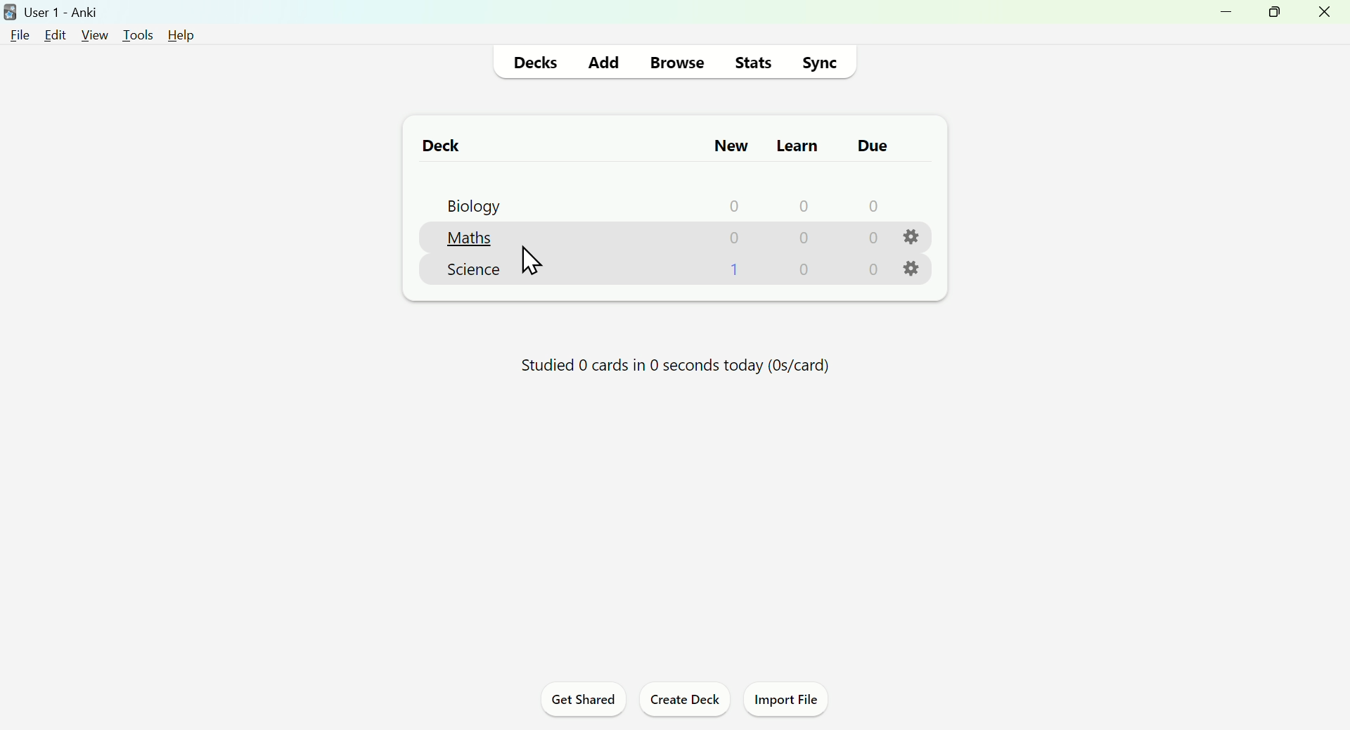 The image size is (1350, 730). What do you see at coordinates (915, 269) in the screenshot?
I see `Settings` at bounding box center [915, 269].